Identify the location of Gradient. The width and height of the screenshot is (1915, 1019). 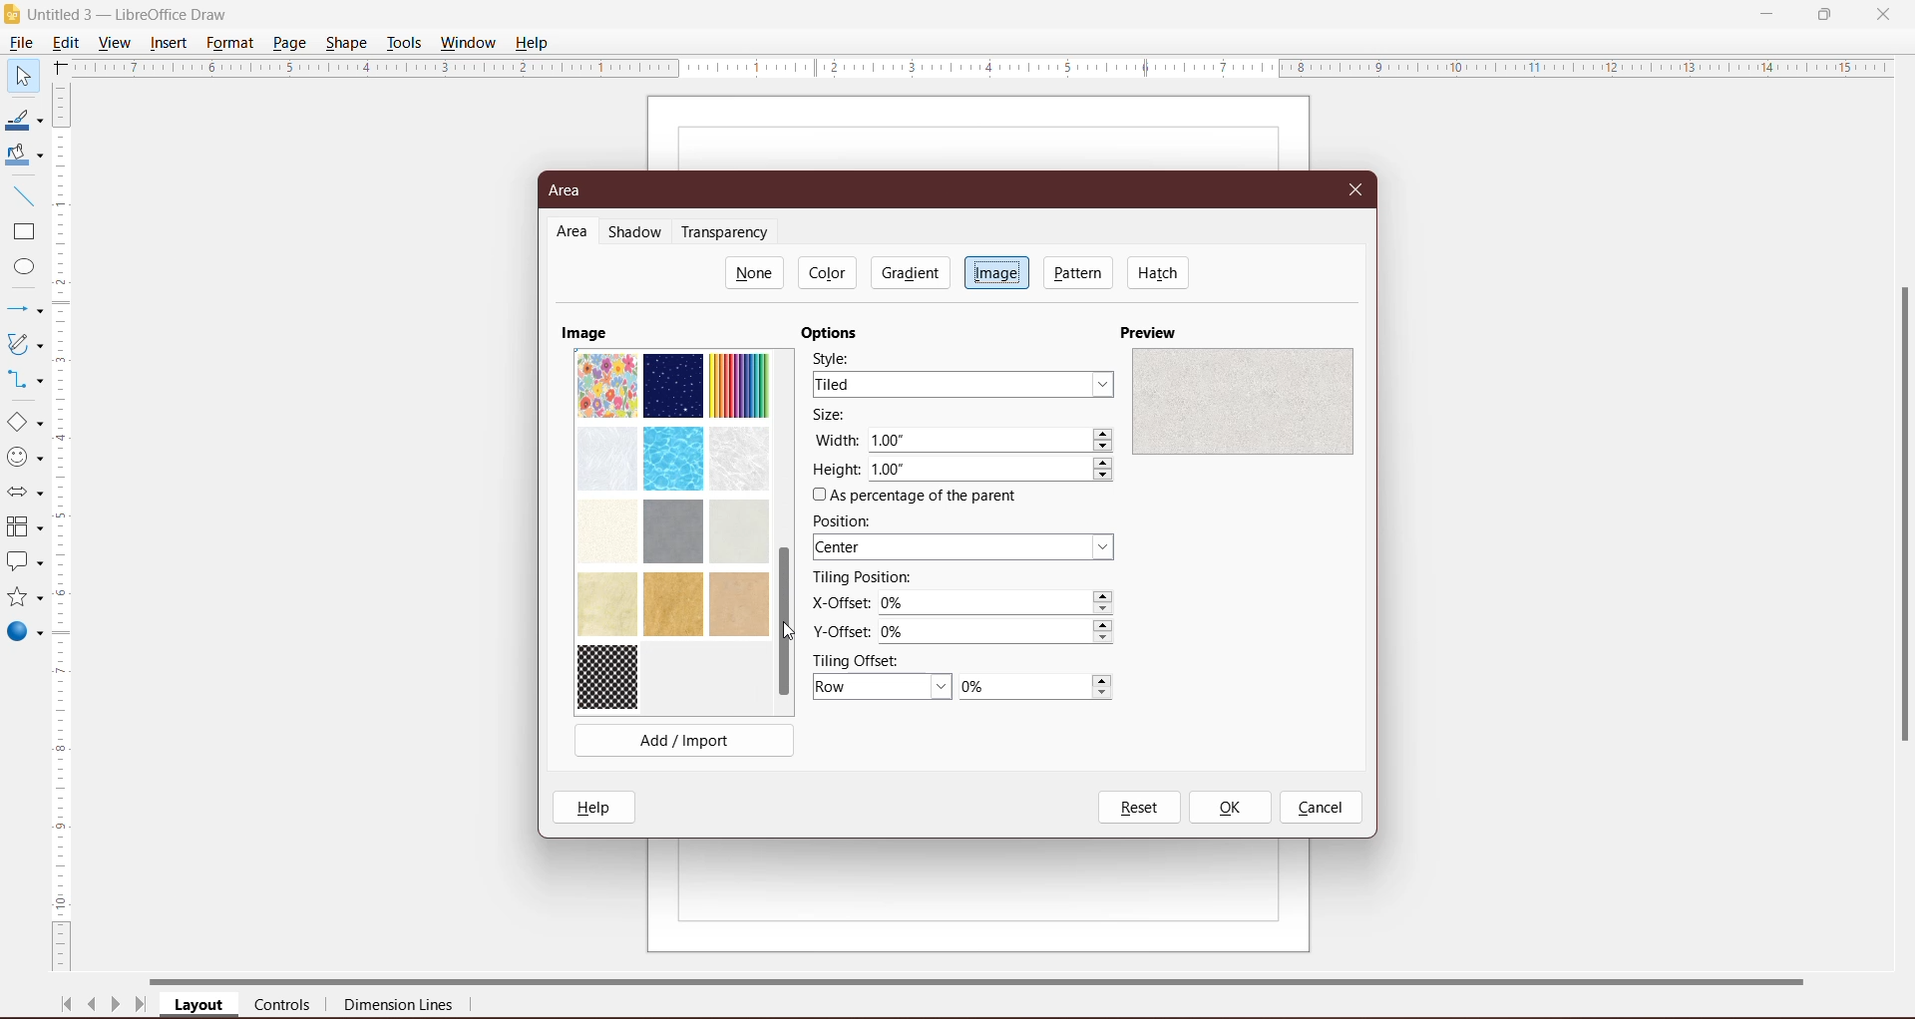
(909, 272).